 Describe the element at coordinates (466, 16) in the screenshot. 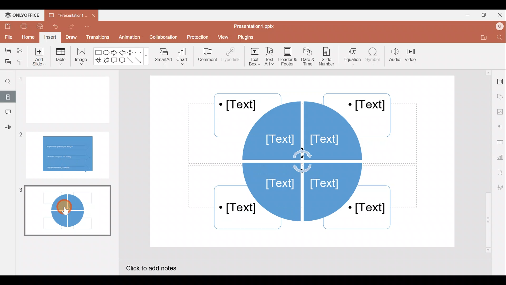

I see `Minimize` at that location.